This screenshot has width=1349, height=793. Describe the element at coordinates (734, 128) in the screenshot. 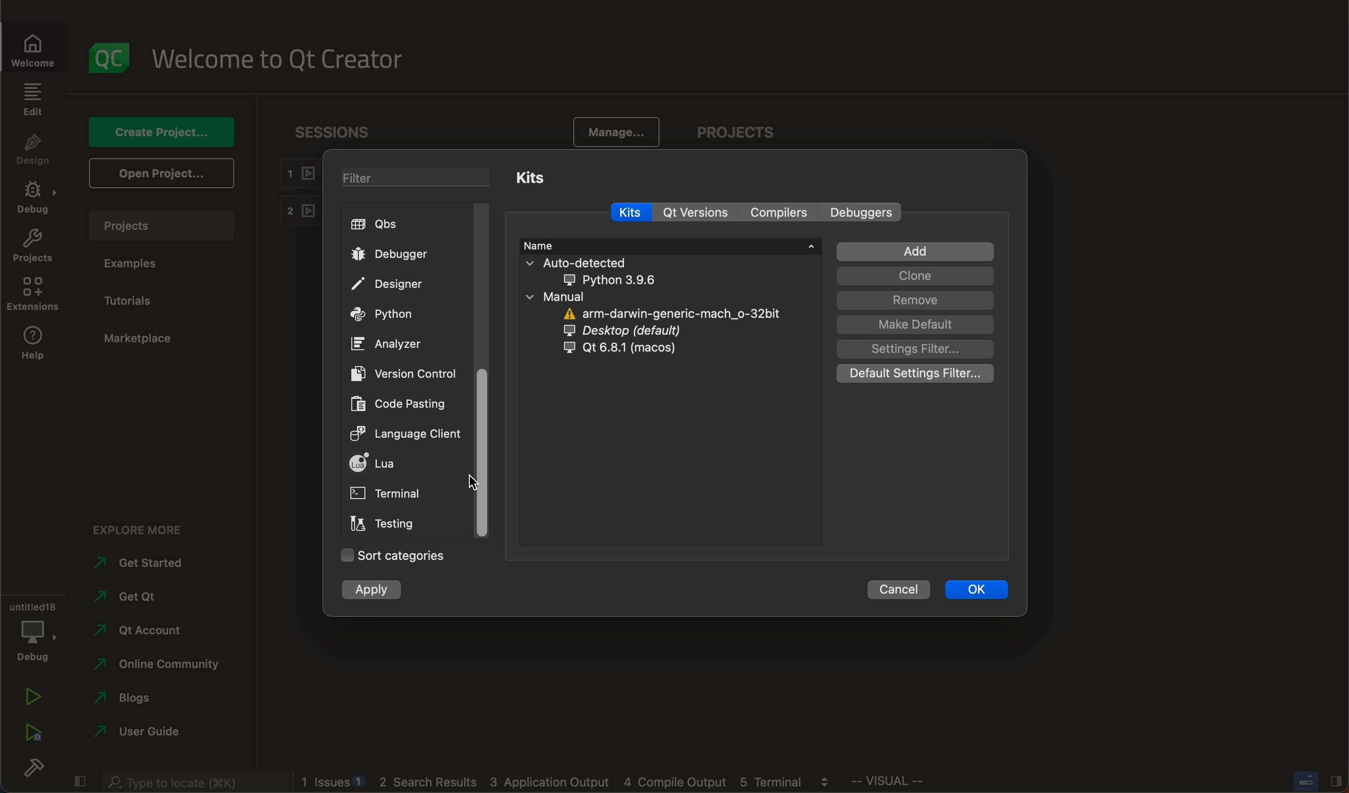

I see `projects` at that location.